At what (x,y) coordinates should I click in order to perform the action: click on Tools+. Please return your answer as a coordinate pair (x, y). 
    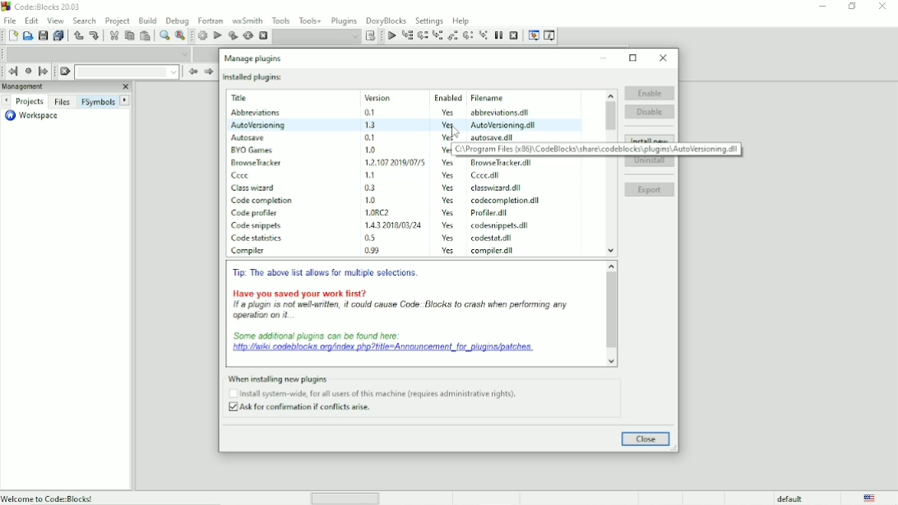
    Looking at the image, I should click on (310, 20).